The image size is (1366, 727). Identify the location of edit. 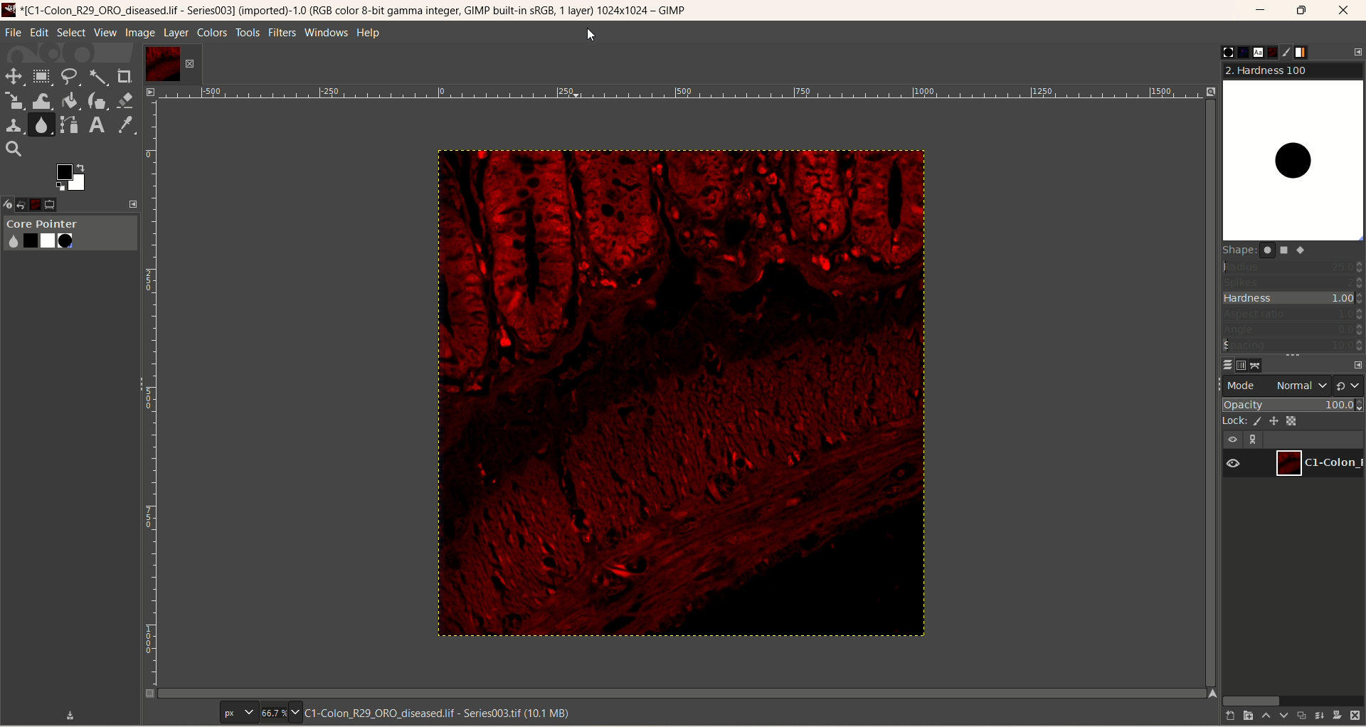
(40, 32).